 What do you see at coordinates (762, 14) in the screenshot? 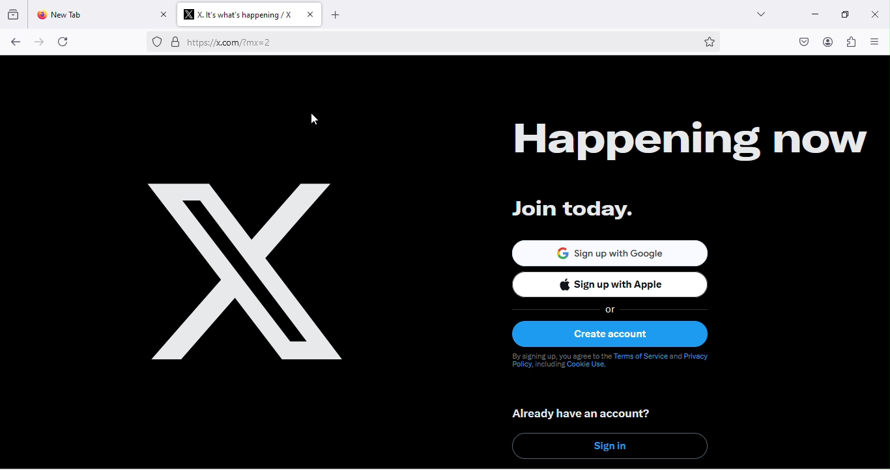
I see `drop down` at bounding box center [762, 14].